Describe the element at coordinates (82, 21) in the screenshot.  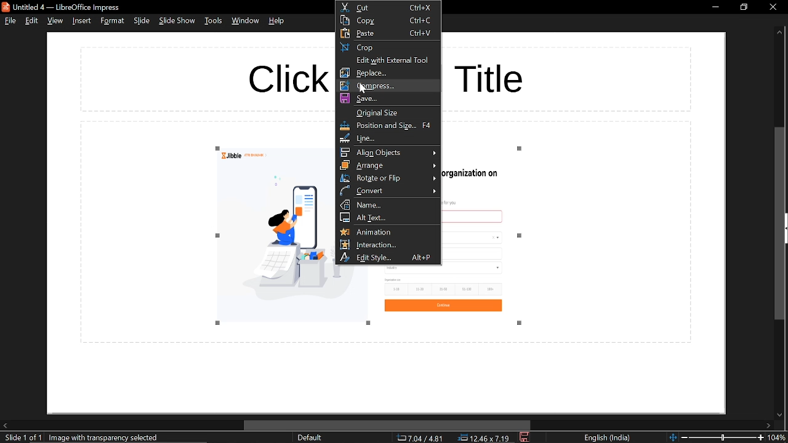
I see `insert` at that location.